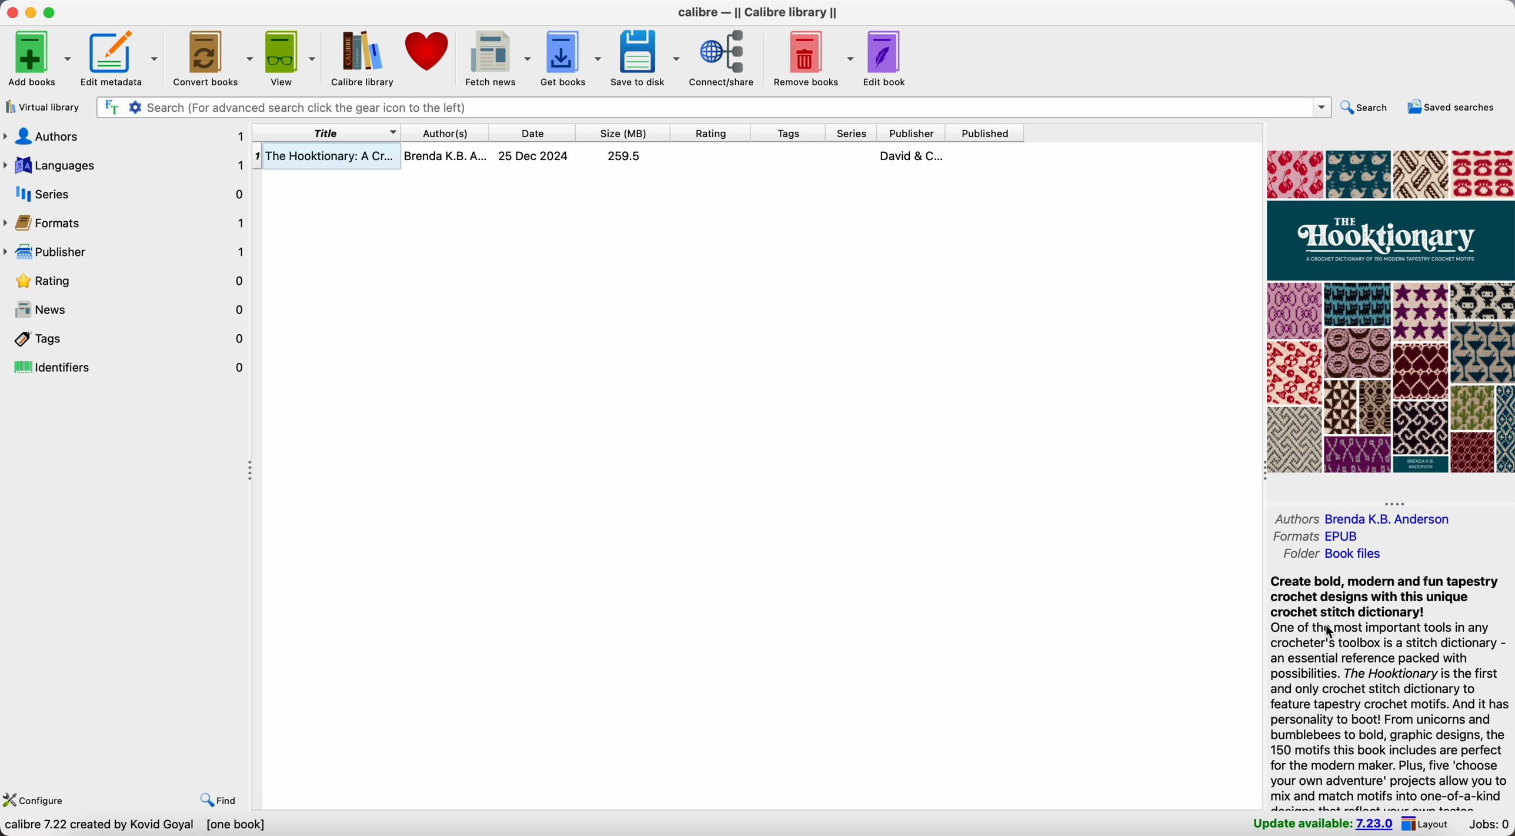  What do you see at coordinates (1389, 691) in the screenshot?
I see `synopsis` at bounding box center [1389, 691].